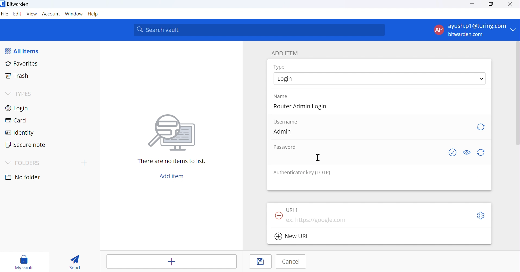  What do you see at coordinates (466, 152) in the screenshot?
I see `Toggle visibility` at bounding box center [466, 152].